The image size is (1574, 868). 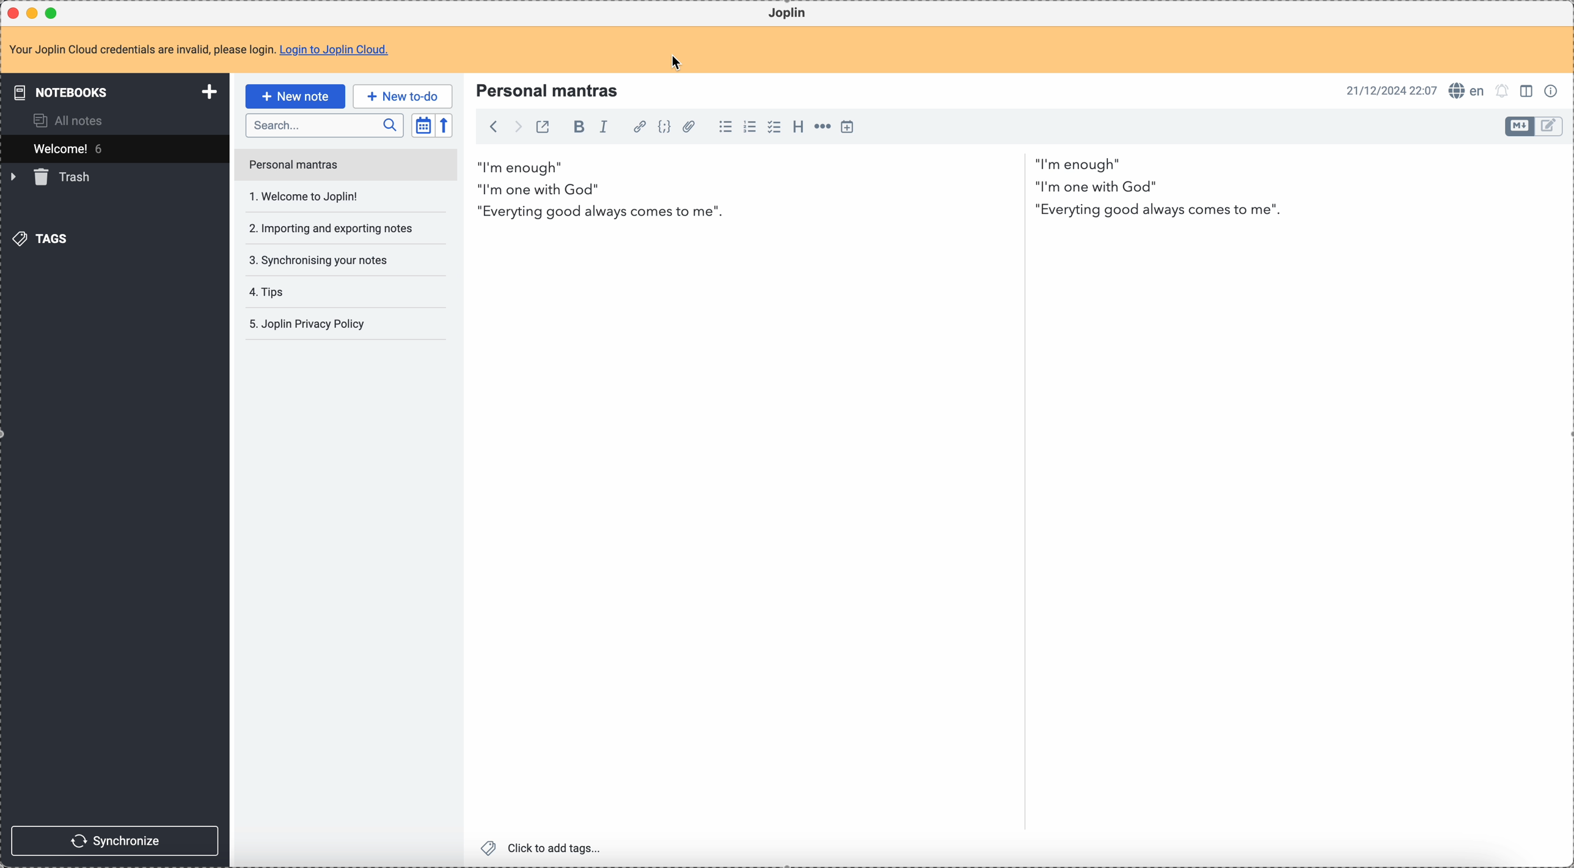 I want to click on importing and exporting notes, so click(x=339, y=231).